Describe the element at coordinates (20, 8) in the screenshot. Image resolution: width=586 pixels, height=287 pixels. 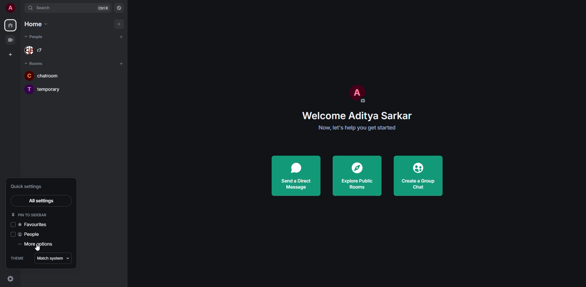
I see `expand` at that location.